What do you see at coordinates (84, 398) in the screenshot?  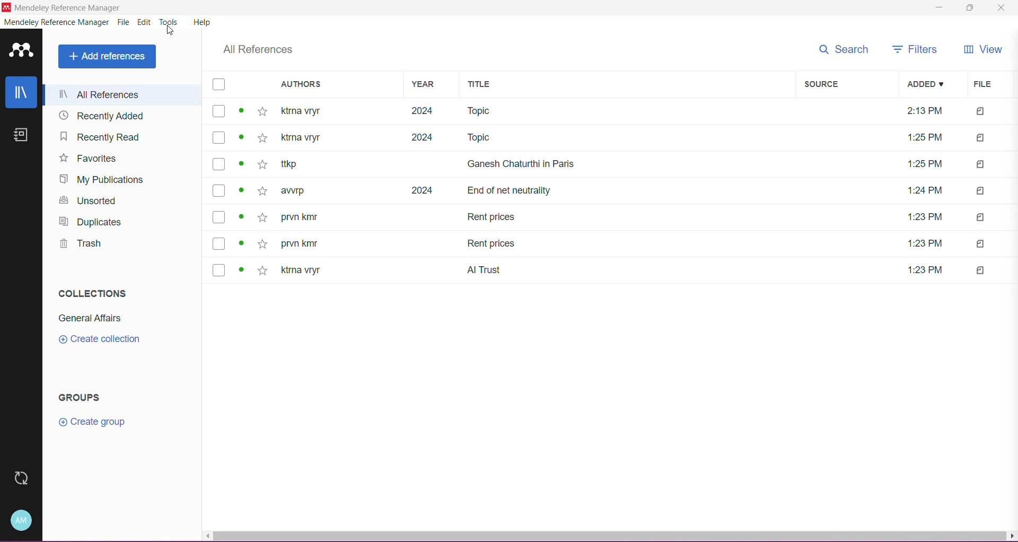 I see `Groups` at bounding box center [84, 398].